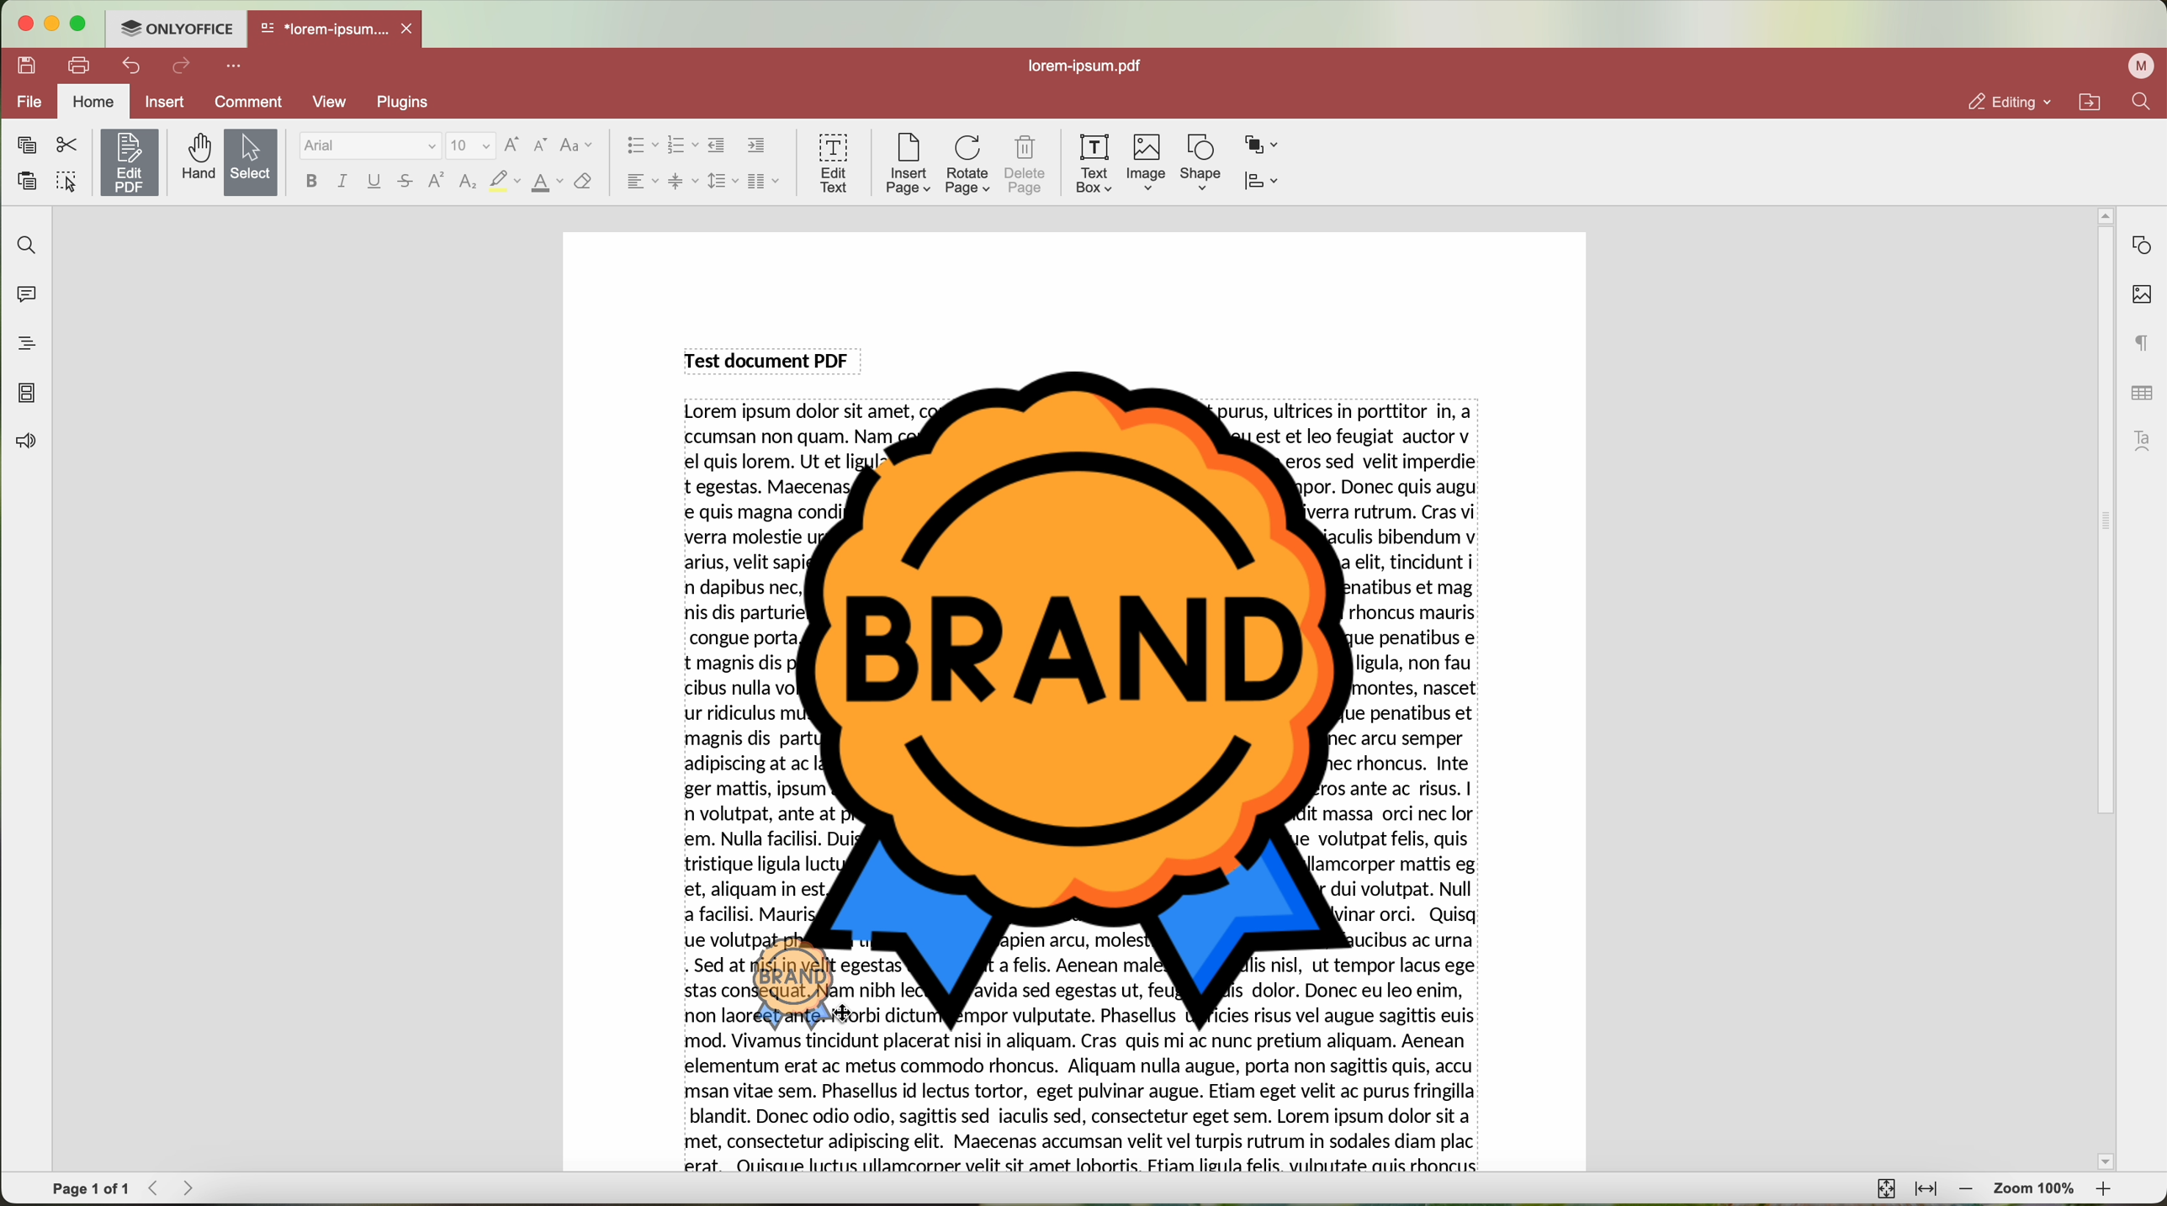  Describe the element at coordinates (723, 181) in the screenshot. I see `line spacing` at that location.